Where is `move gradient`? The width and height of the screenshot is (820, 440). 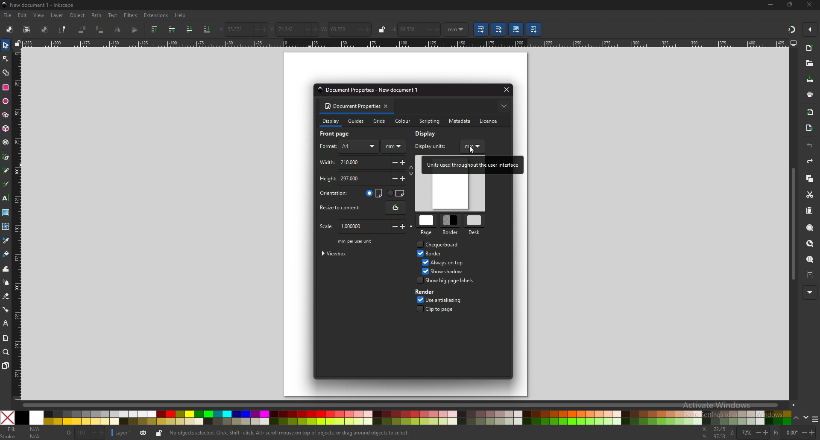
move gradient is located at coordinates (517, 29).